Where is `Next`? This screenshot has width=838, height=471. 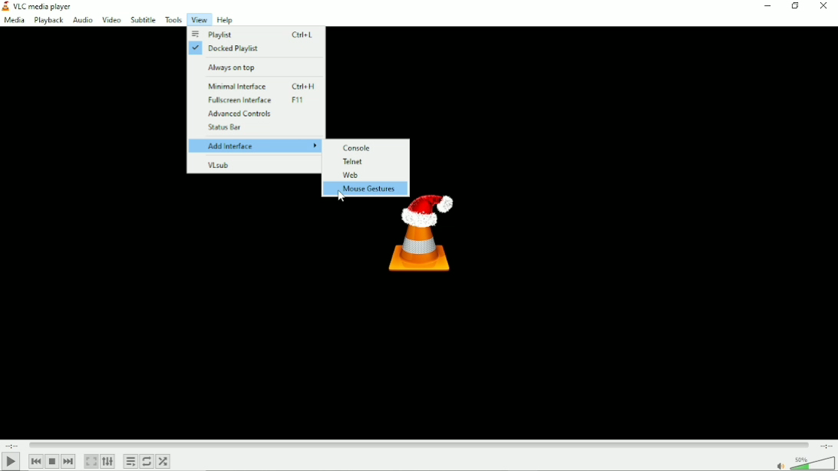 Next is located at coordinates (69, 462).